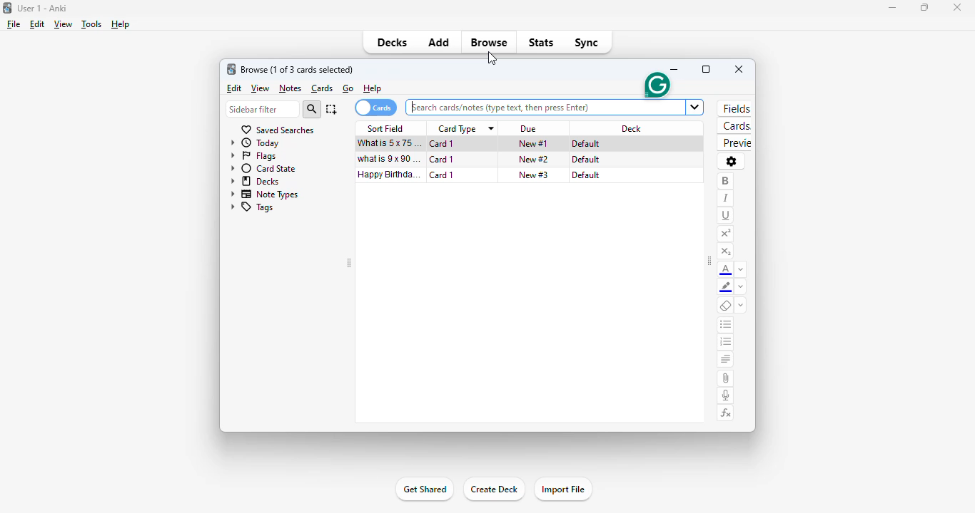 The image size is (975, 513). Describe the element at coordinates (534, 159) in the screenshot. I see `new #2` at that location.